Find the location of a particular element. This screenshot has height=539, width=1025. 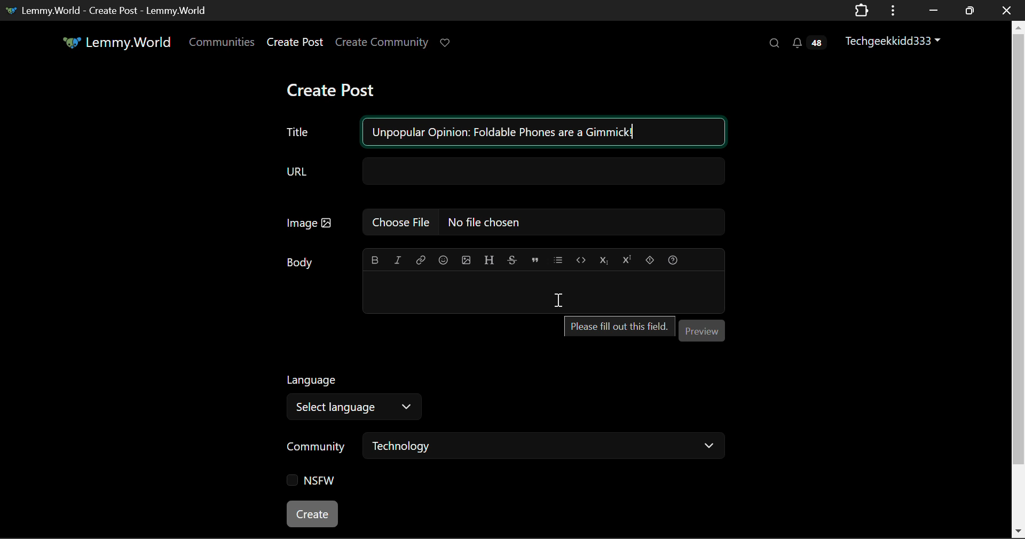

Communities is located at coordinates (222, 44).